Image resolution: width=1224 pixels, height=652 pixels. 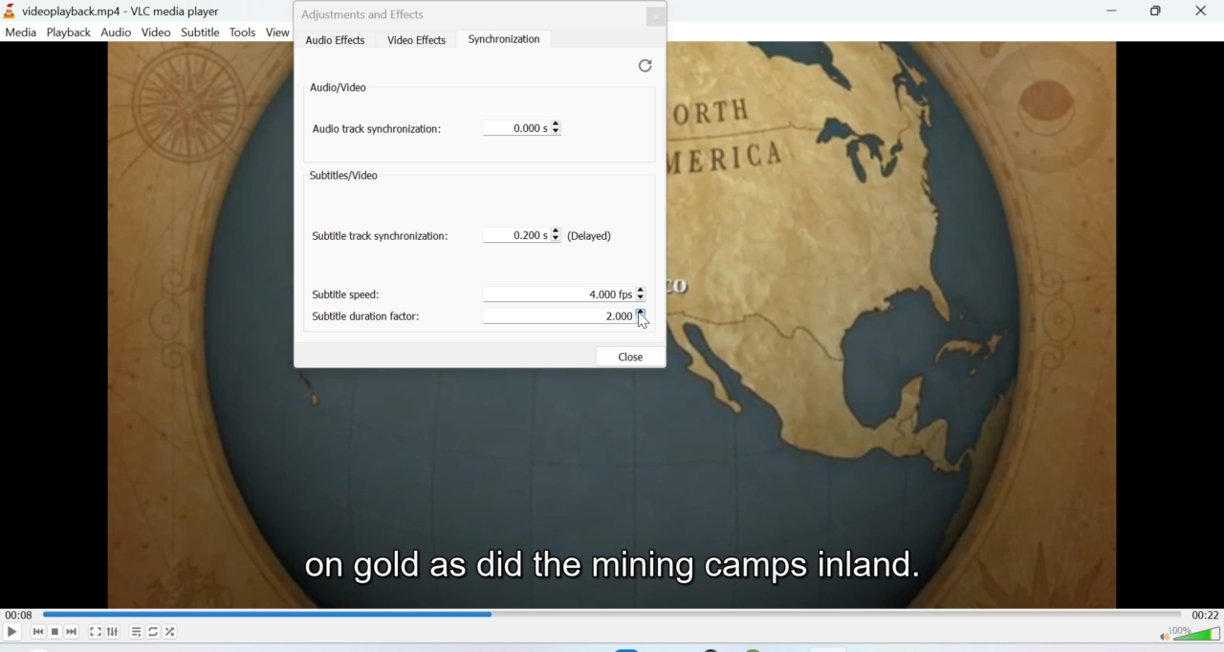 What do you see at coordinates (350, 294) in the screenshot?
I see `subtitle speed:` at bounding box center [350, 294].